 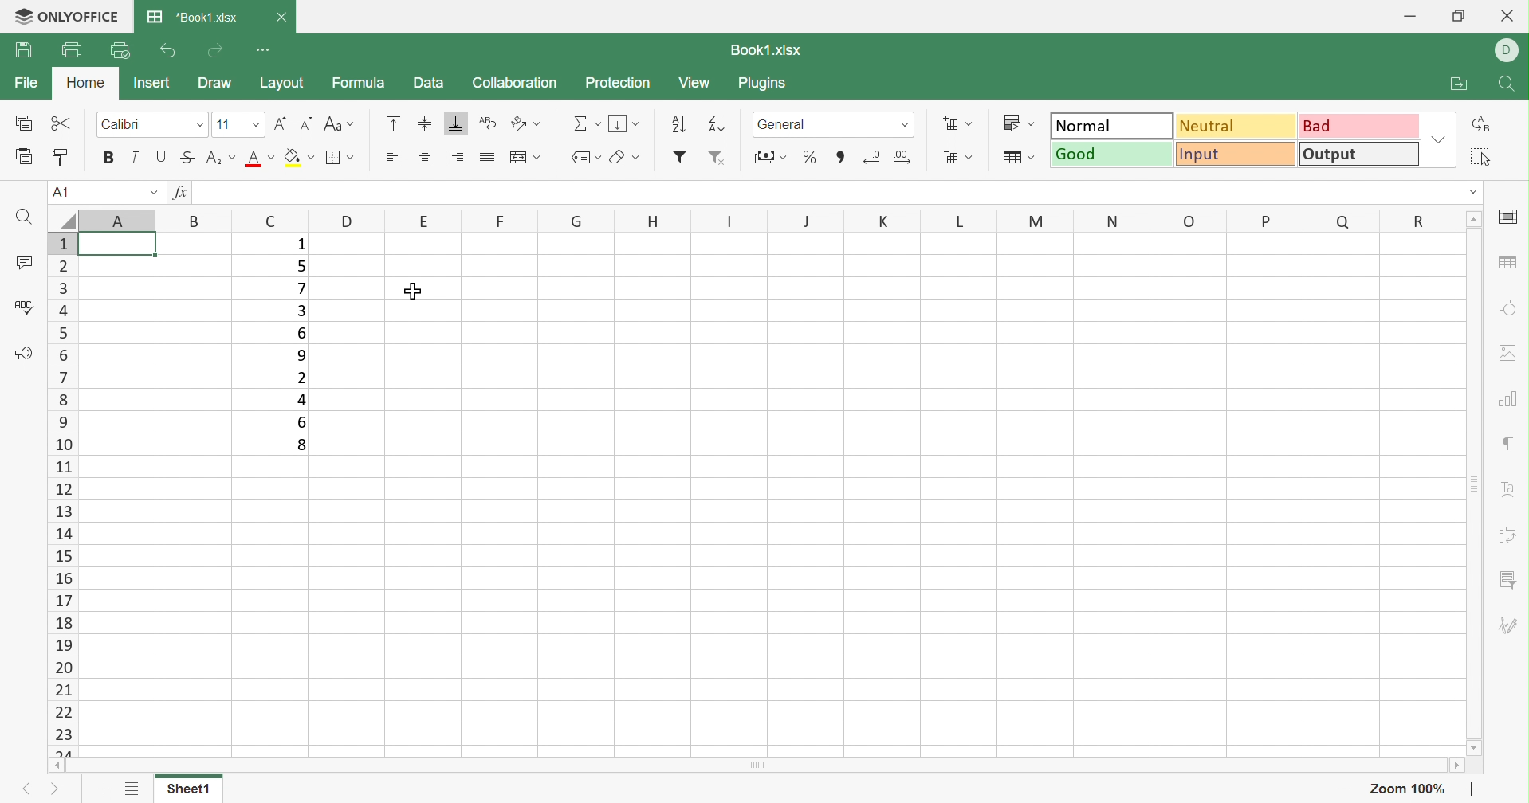 What do you see at coordinates (65, 158) in the screenshot?
I see `Copy style` at bounding box center [65, 158].